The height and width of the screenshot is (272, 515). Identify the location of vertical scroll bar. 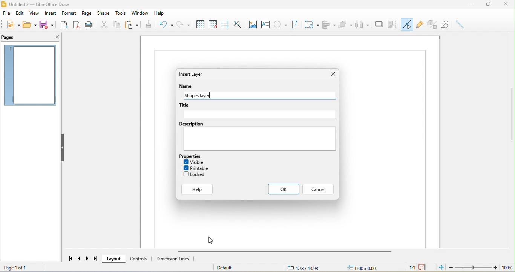
(510, 114).